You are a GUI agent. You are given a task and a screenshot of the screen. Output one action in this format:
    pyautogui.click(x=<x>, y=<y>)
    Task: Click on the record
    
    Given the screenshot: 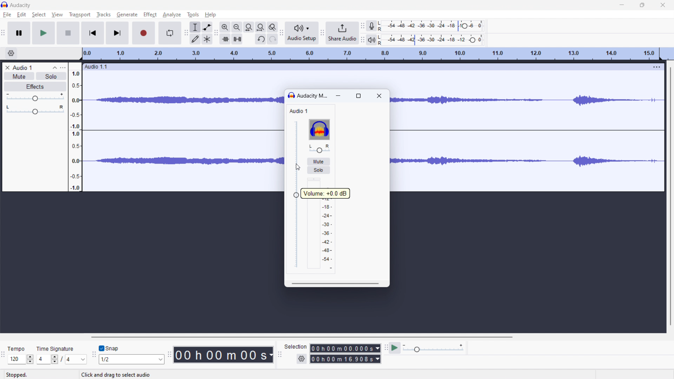 What is the action you would take?
    pyautogui.click(x=143, y=33)
    